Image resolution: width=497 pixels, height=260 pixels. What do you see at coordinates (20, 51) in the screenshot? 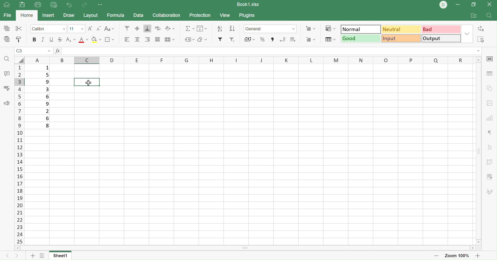
I see `A1` at bounding box center [20, 51].